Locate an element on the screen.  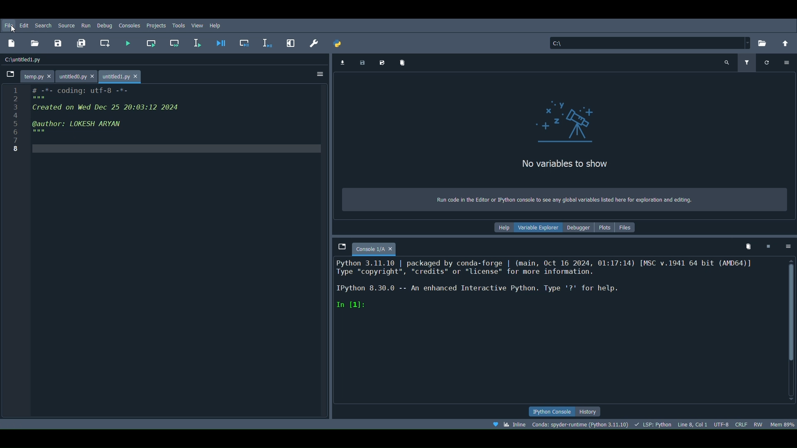
Edit is located at coordinates (24, 25).